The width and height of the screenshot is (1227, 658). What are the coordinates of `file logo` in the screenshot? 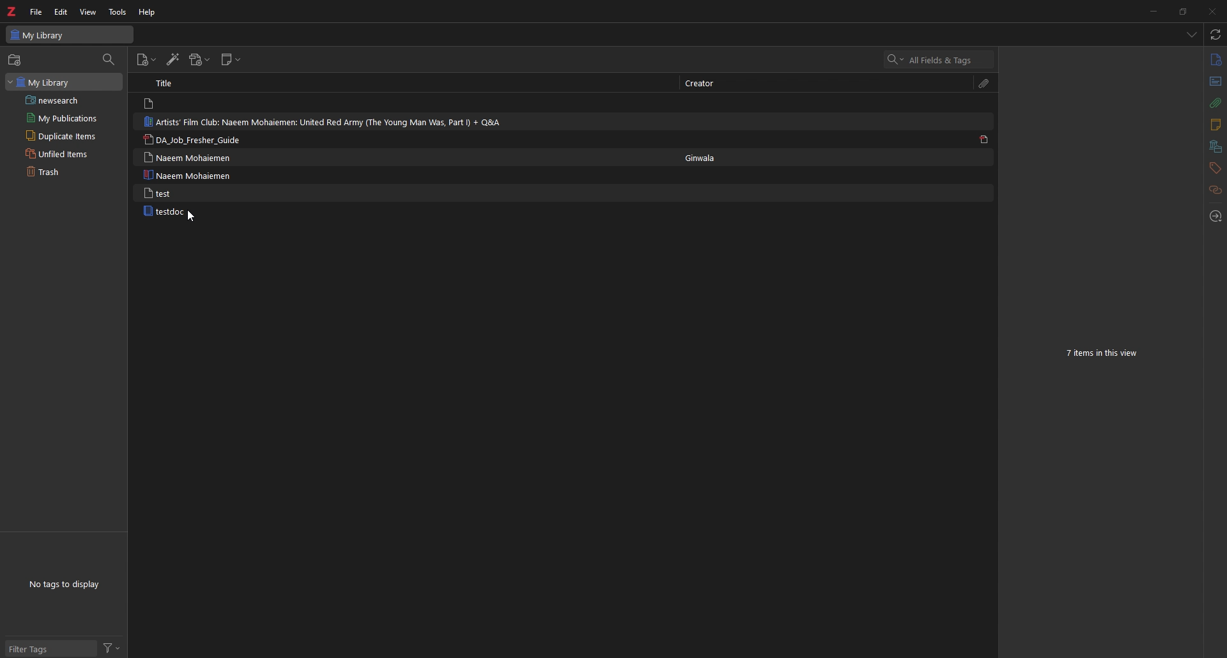 It's located at (151, 104).